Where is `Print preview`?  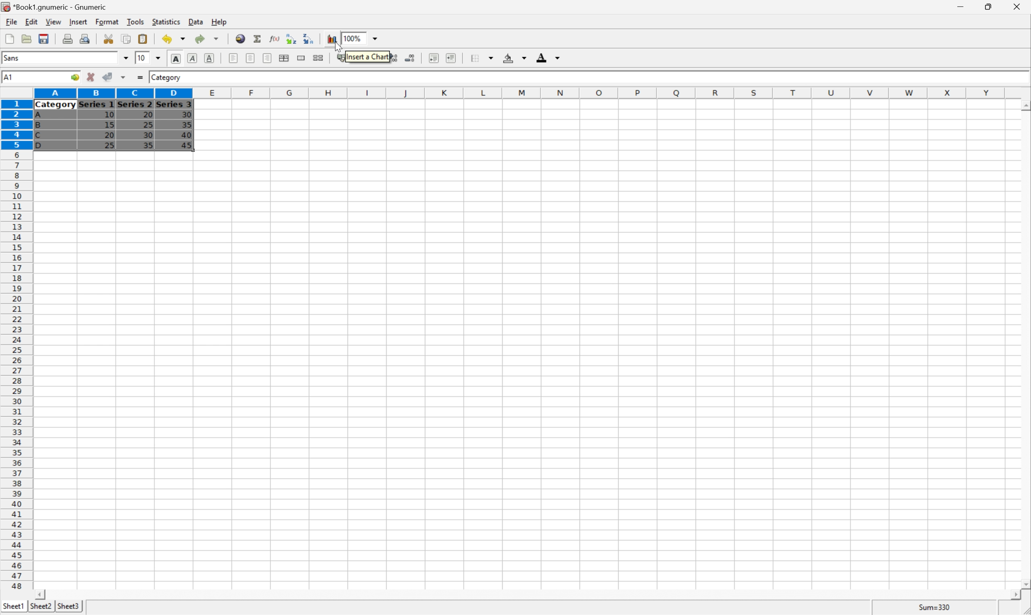
Print preview is located at coordinates (86, 39).